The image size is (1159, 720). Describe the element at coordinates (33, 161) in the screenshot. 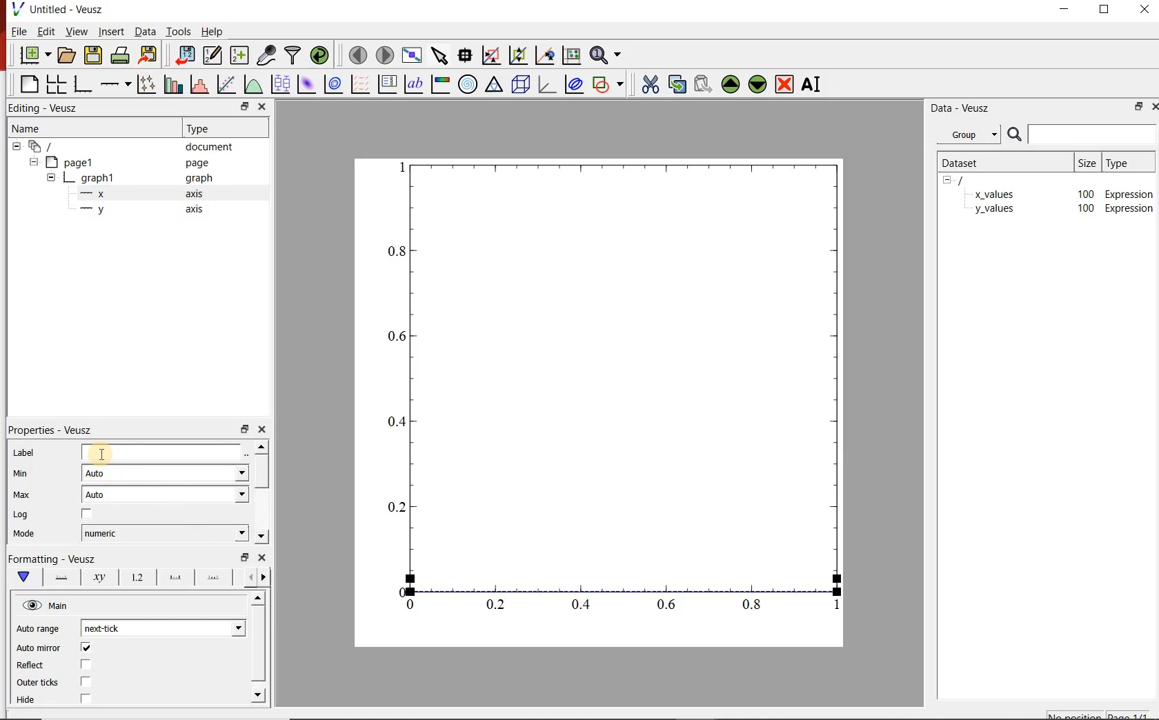

I see `hide` at that location.